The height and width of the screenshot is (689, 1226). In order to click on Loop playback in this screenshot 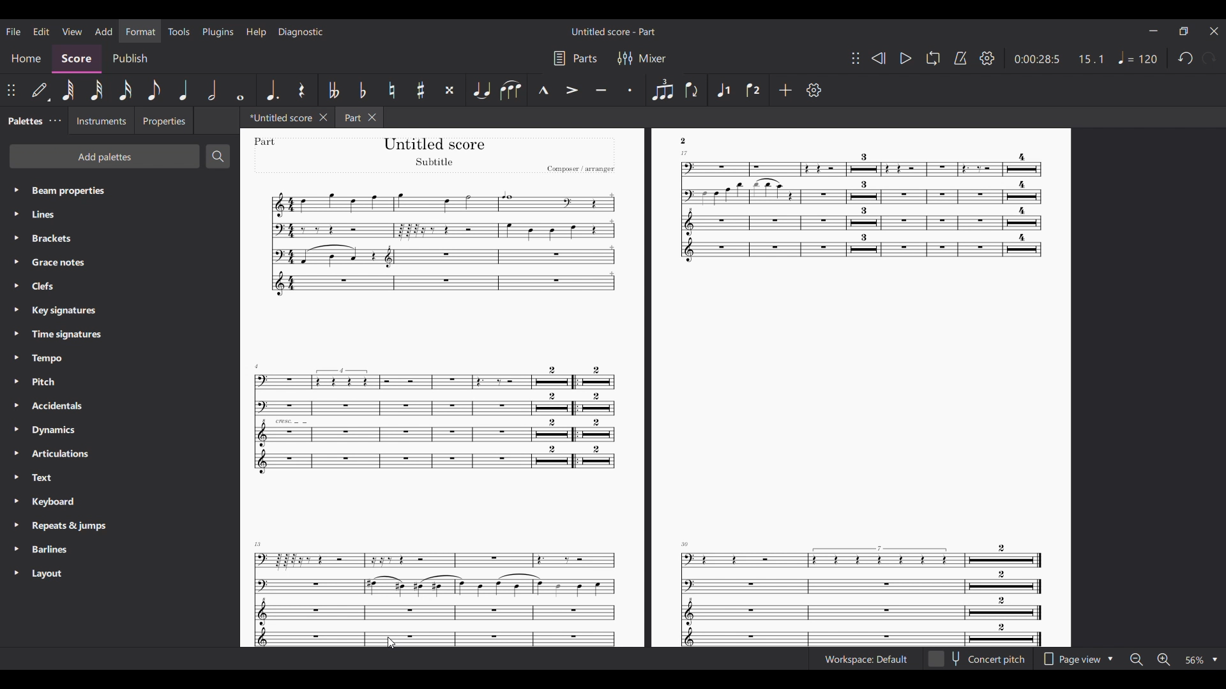, I will do `click(933, 58)`.